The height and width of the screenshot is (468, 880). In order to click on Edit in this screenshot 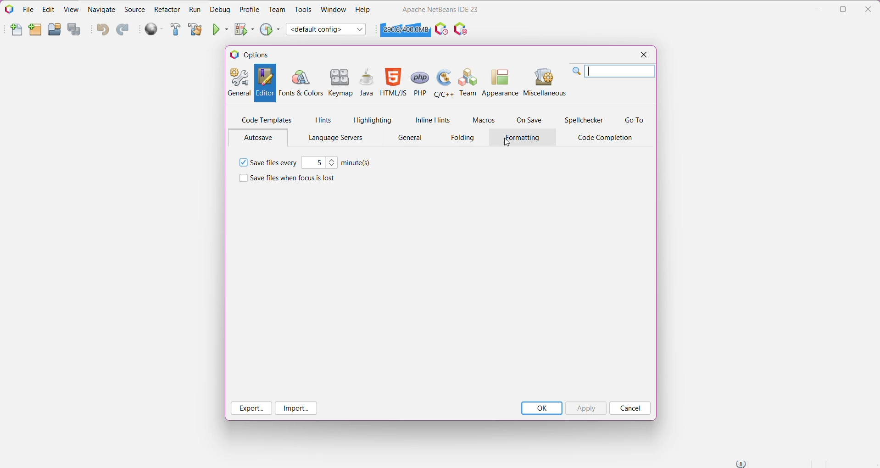, I will do `click(47, 9)`.